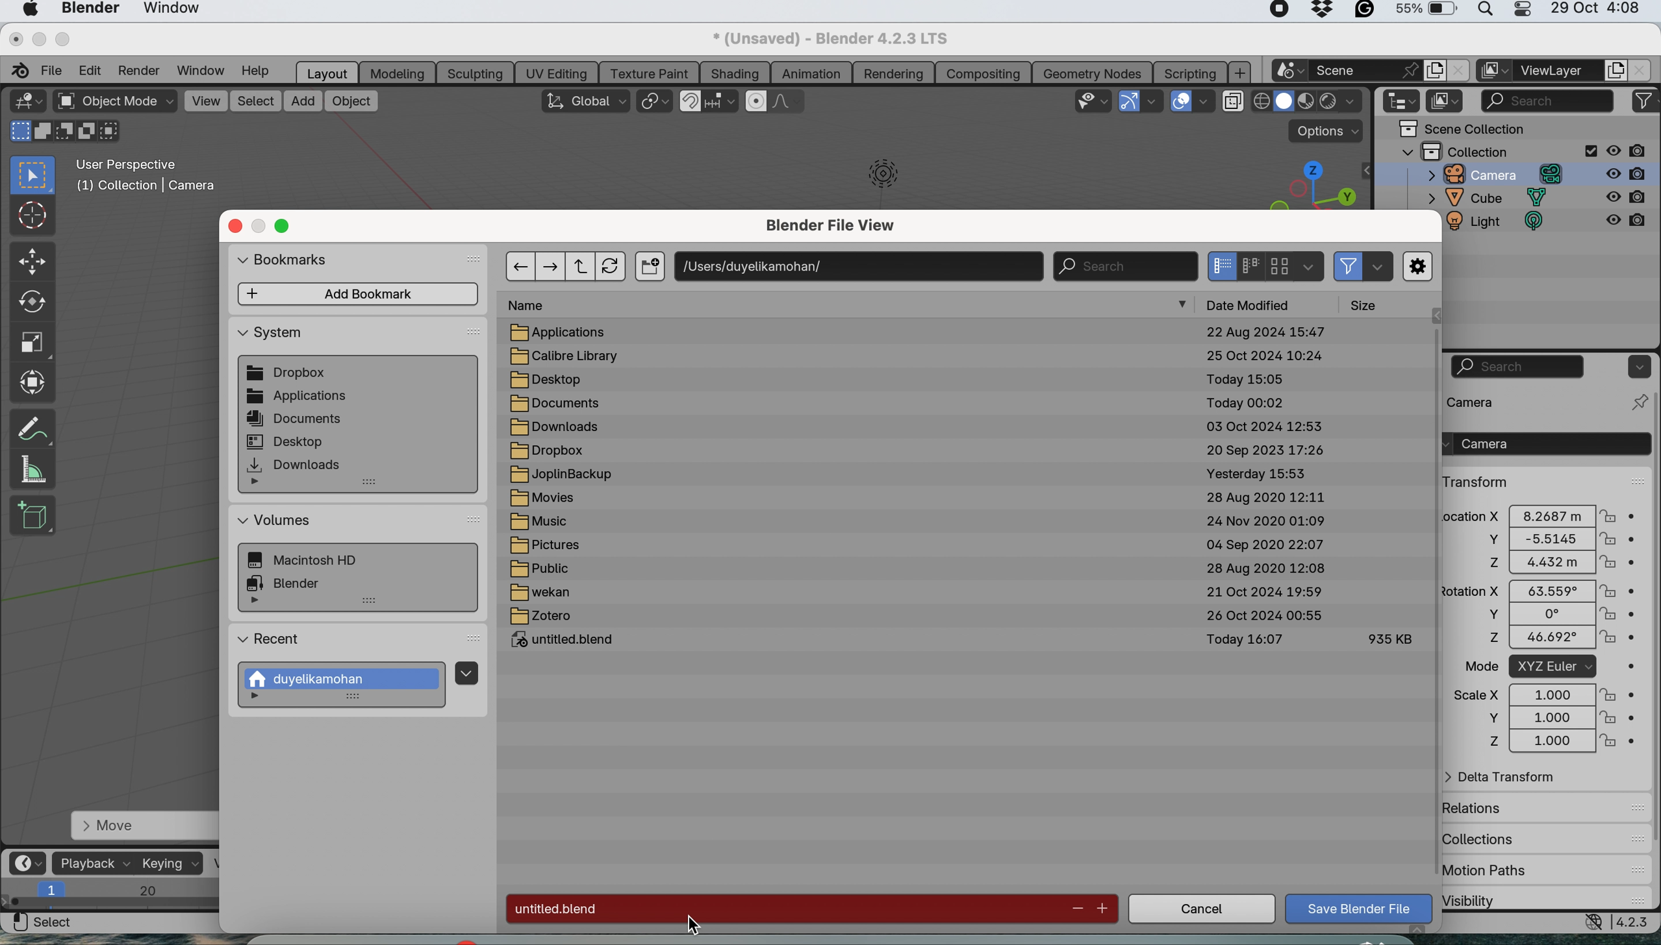 The height and width of the screenshot is (945, 1661). What do you see at coordinates (560, 72) in the screenshot?
I see `uv editing` at bounding box center [560, 72].